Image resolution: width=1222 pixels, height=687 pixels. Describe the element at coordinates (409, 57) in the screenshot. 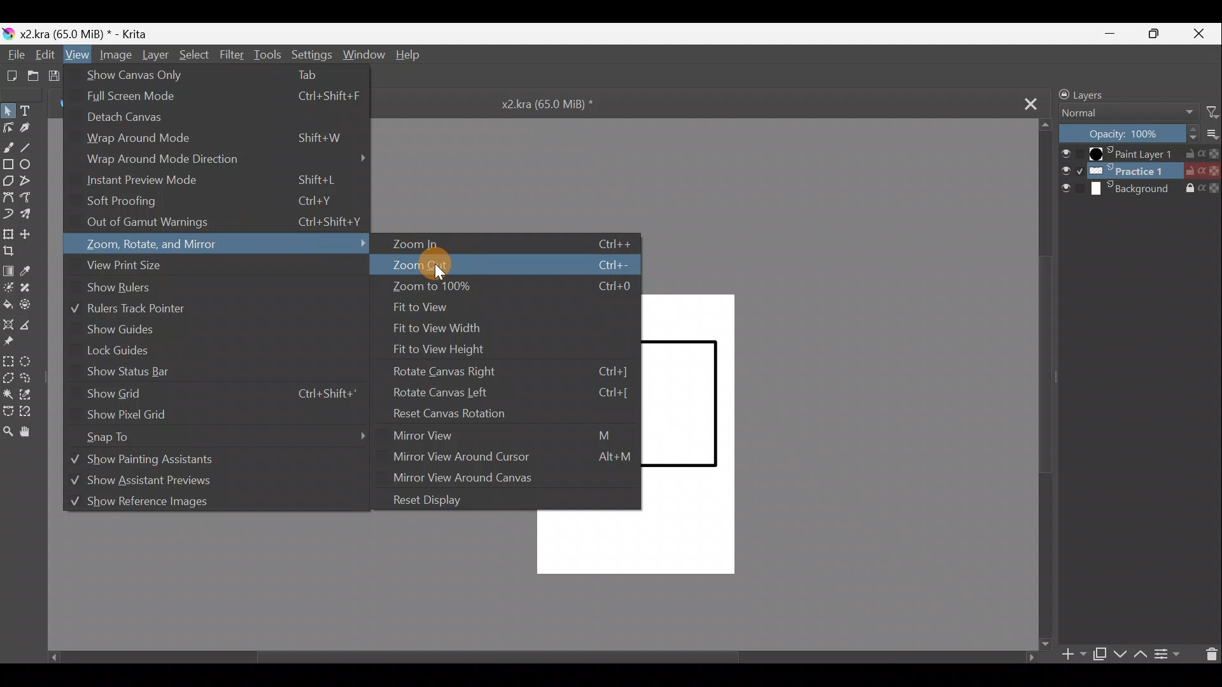

I see `Help` at that location.